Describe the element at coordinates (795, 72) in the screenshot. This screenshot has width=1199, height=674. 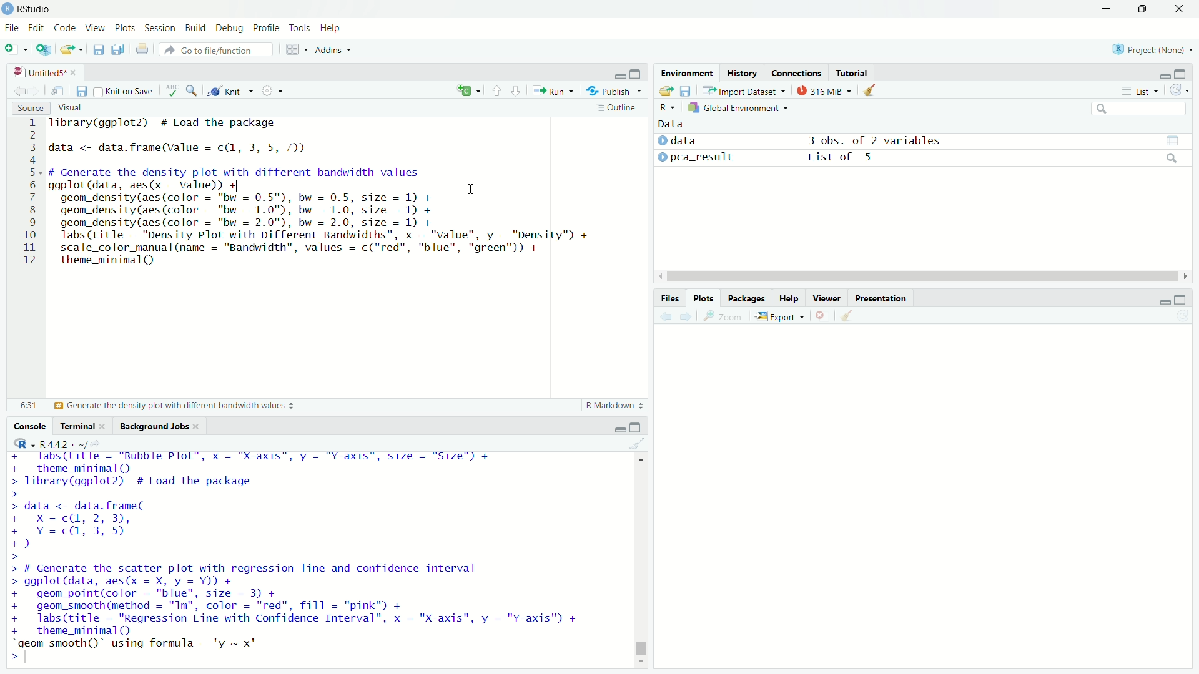
I see `Connections` at that location.